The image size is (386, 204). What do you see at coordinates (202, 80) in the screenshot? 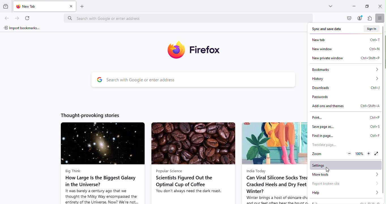
I see `Search bar` at bounding box center [202, 80].